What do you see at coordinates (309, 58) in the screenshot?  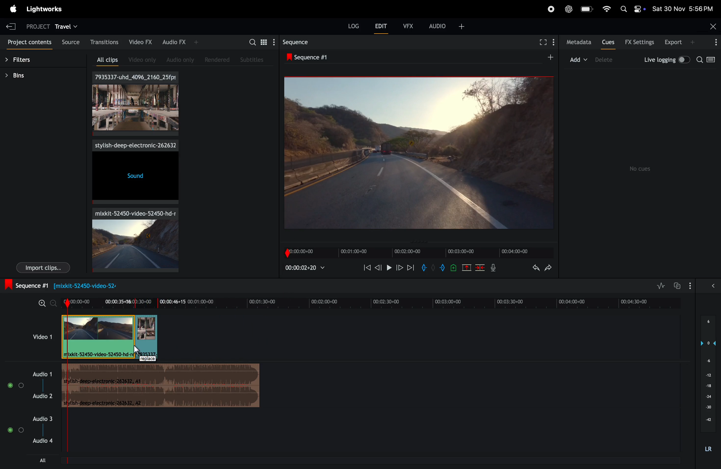 I see `sequence #1` at bounding box center [309, 58].